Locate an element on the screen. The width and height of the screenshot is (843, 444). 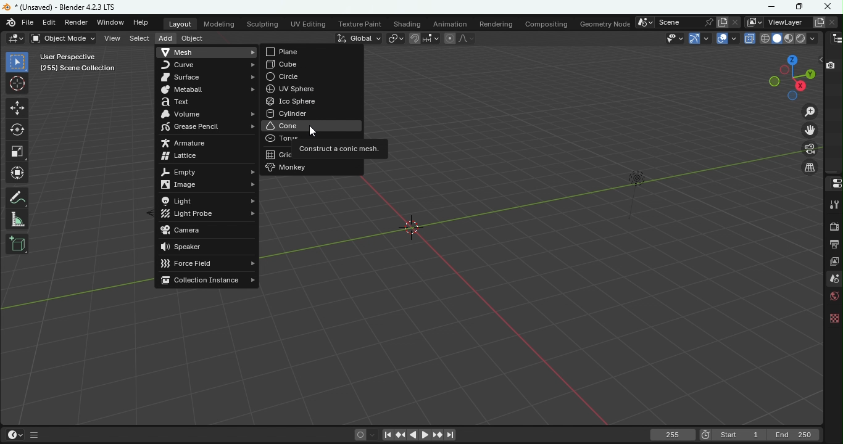
Collection instance is located at coordinates (206, 280).